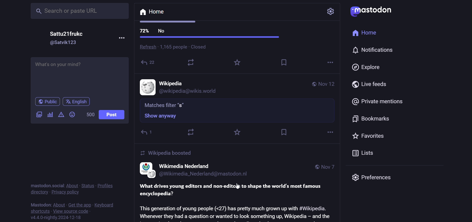 This screenshot has width=472, height=222. What do you see at coordinates (205, 174) in the screenshot?
I see `(@Wikimedia_Nederland@mastodon.nl` at bounding box center [205, 174].